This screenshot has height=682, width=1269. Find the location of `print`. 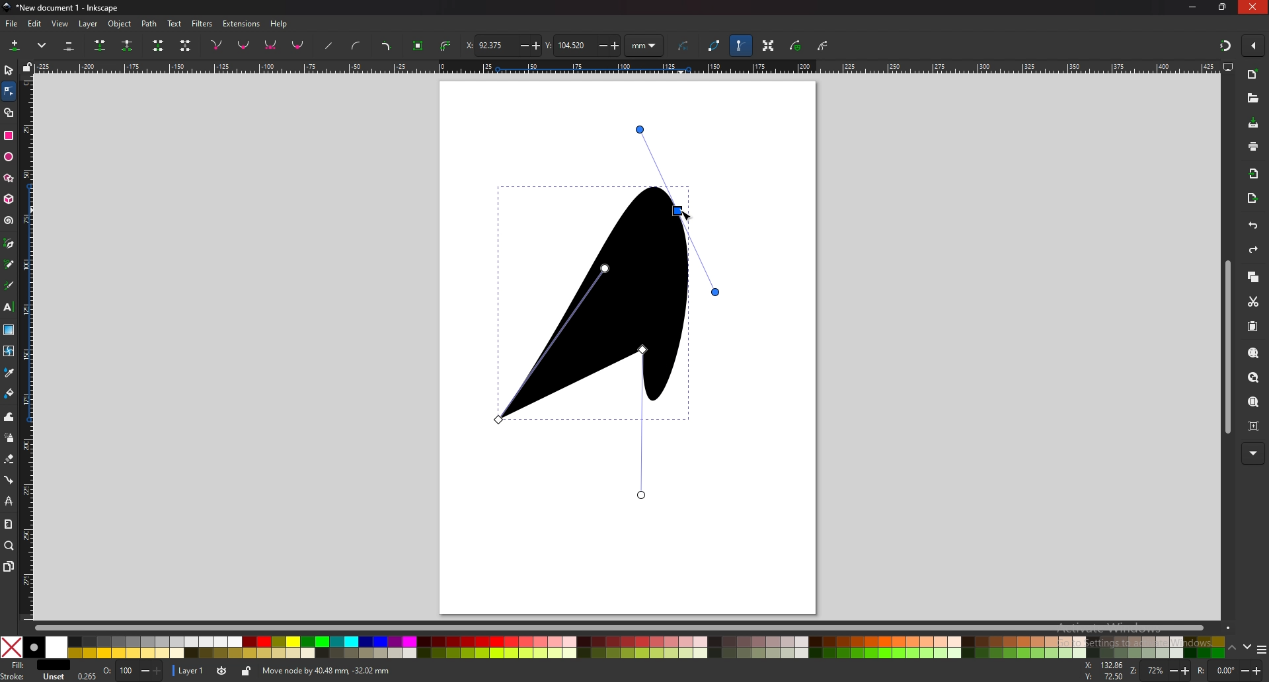

print is located at coordinates (1252, 146).